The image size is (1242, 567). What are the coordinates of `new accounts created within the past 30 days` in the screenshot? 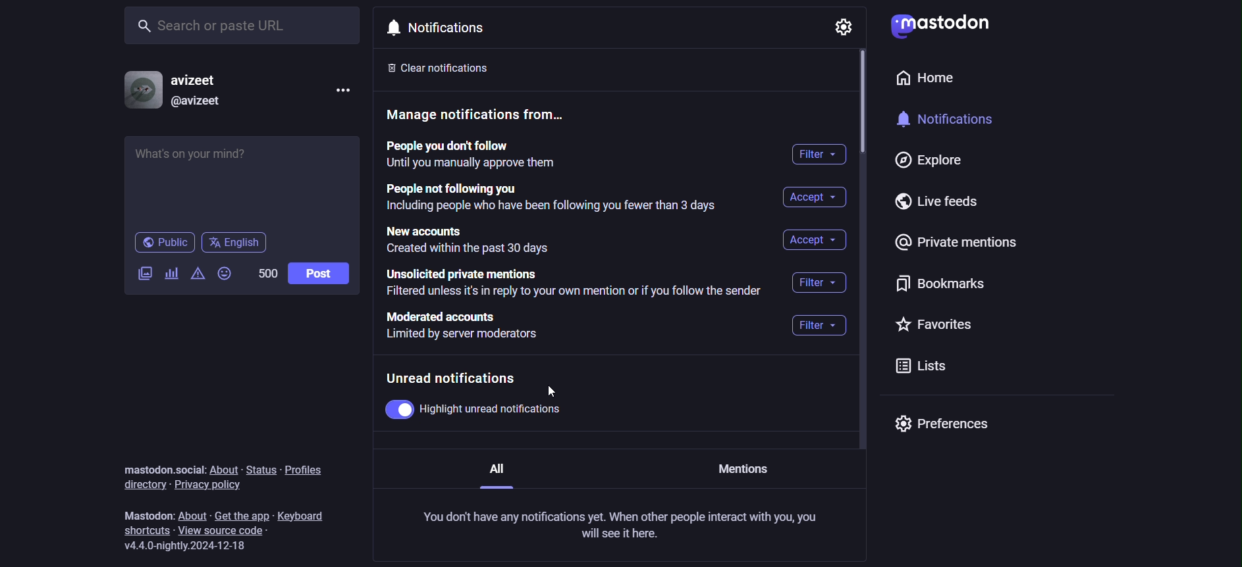 It's located at (493, 239).